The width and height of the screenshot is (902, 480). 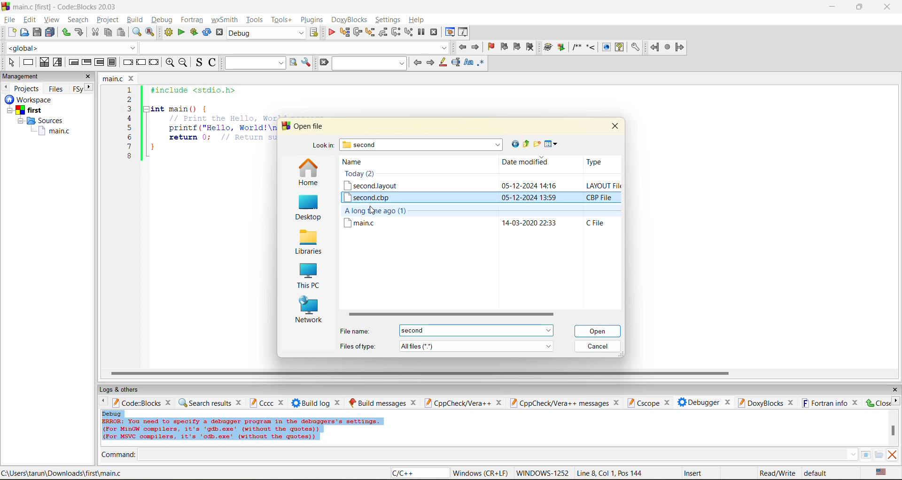 What do you see at coordinates (377, 403) in the screenshot?
I see `build messages` at bounding box center [377, 403].